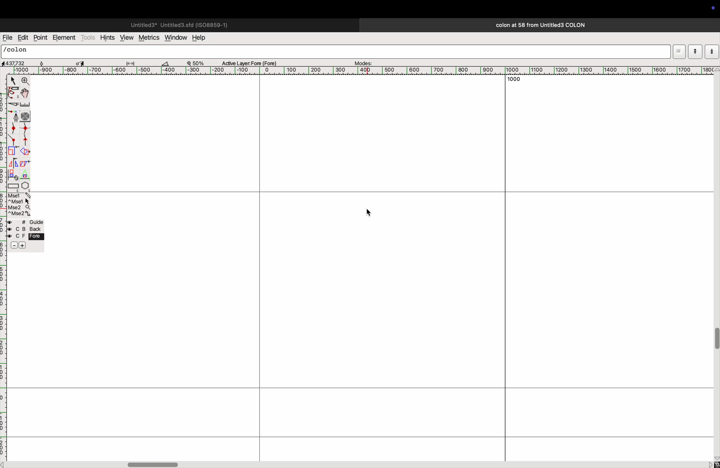 This screenshot has height=468, width=720. Describe the element at coordinates (47, 63) in the screenshot. I see `snow` at that location.